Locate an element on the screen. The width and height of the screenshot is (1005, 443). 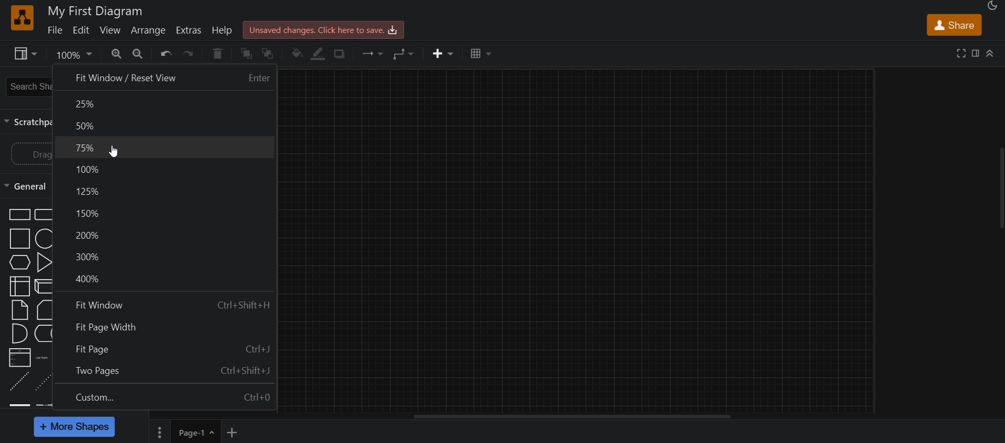
view is located at coordinates (111, 31).